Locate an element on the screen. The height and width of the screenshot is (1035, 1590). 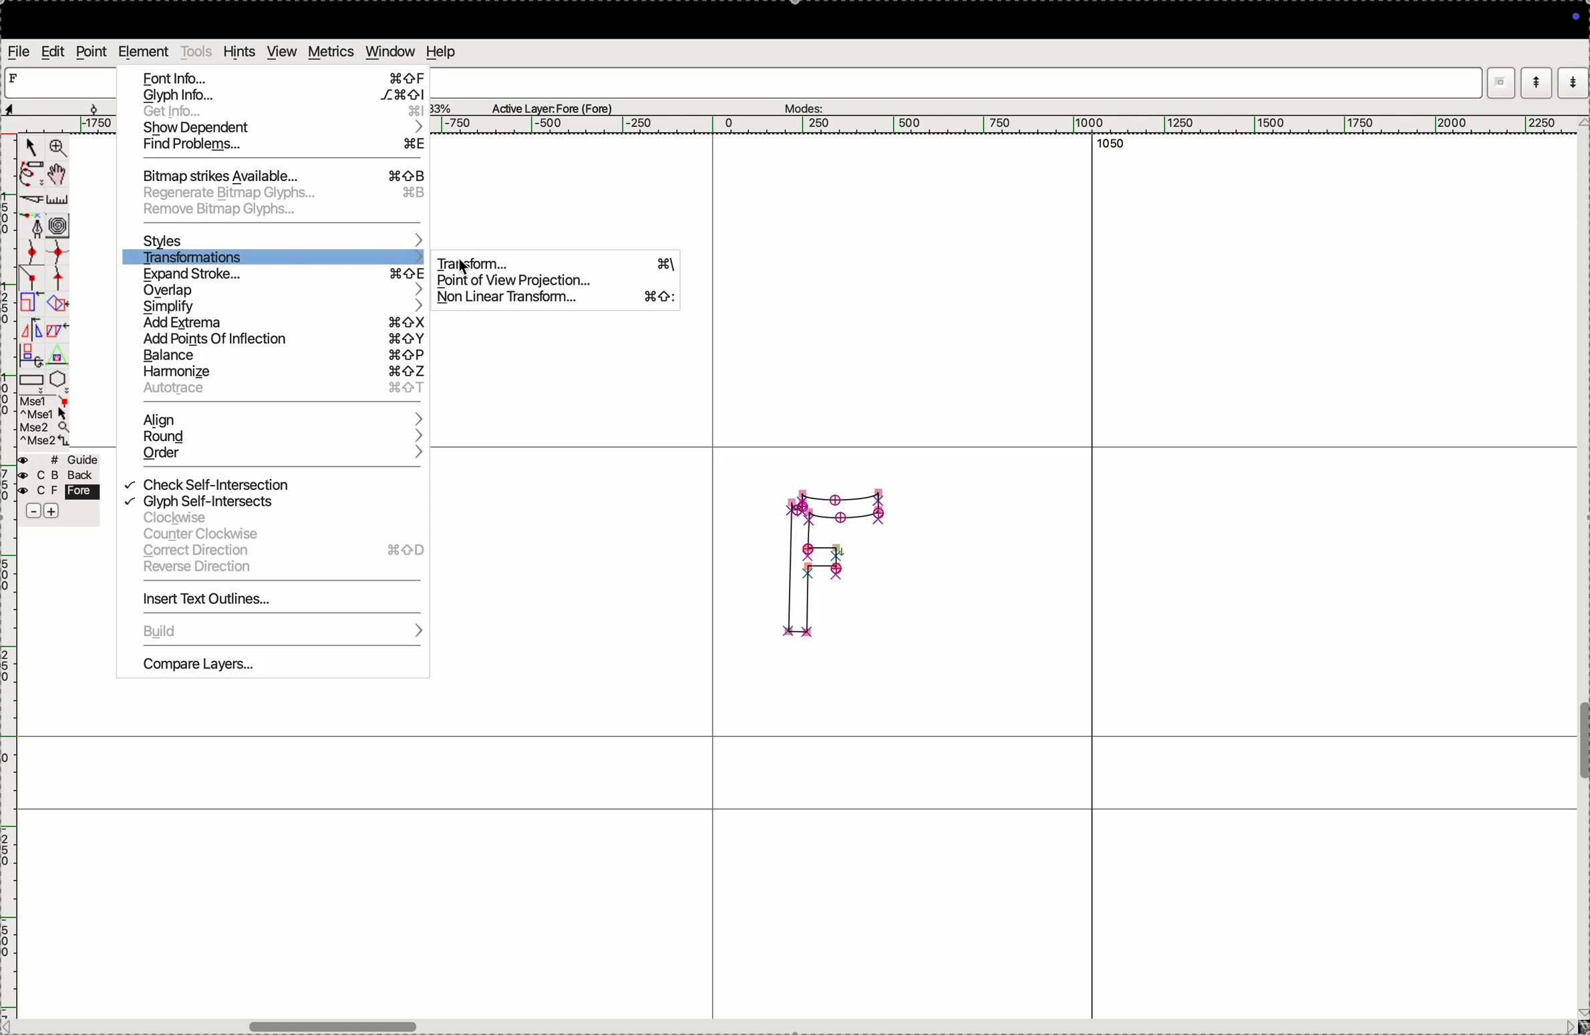
find problems is located at coordinates (283, 146).